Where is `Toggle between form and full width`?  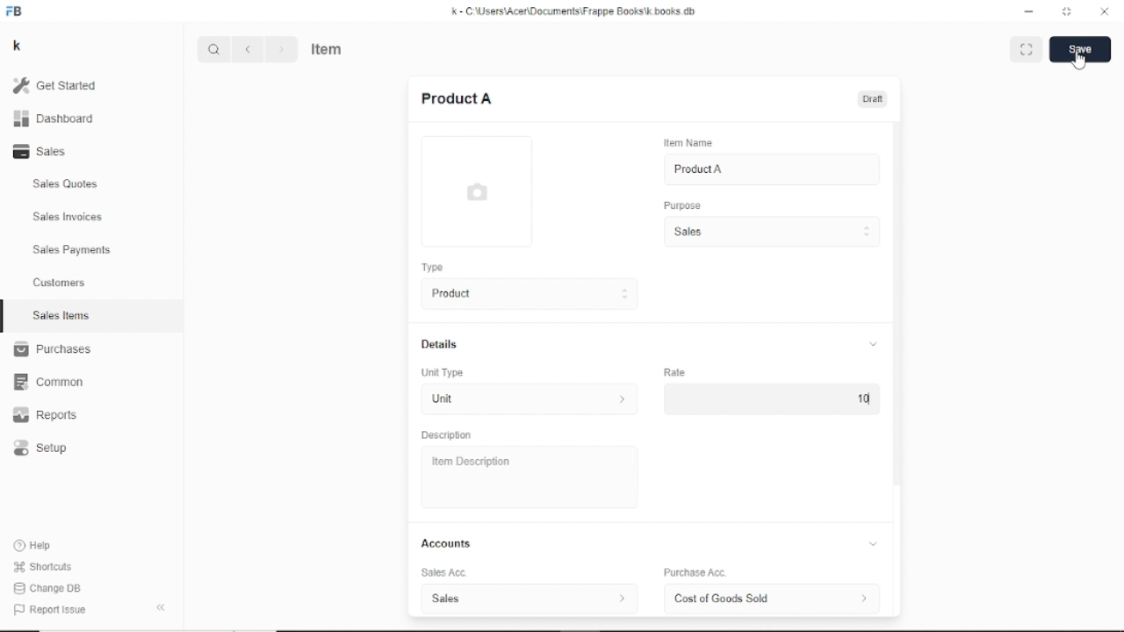 Toggle between form and full width is located at coordinates (1027, 49).